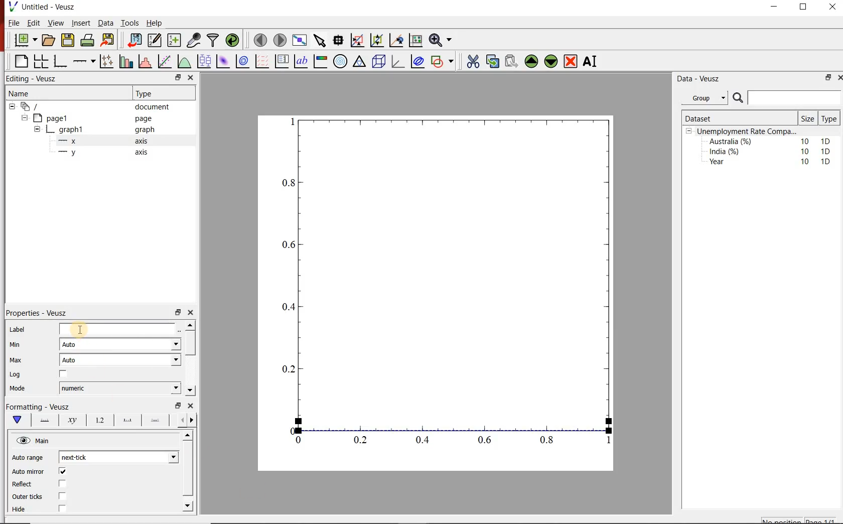 The image size is (843, 524). I want to click on Tools, so click(130, 23).